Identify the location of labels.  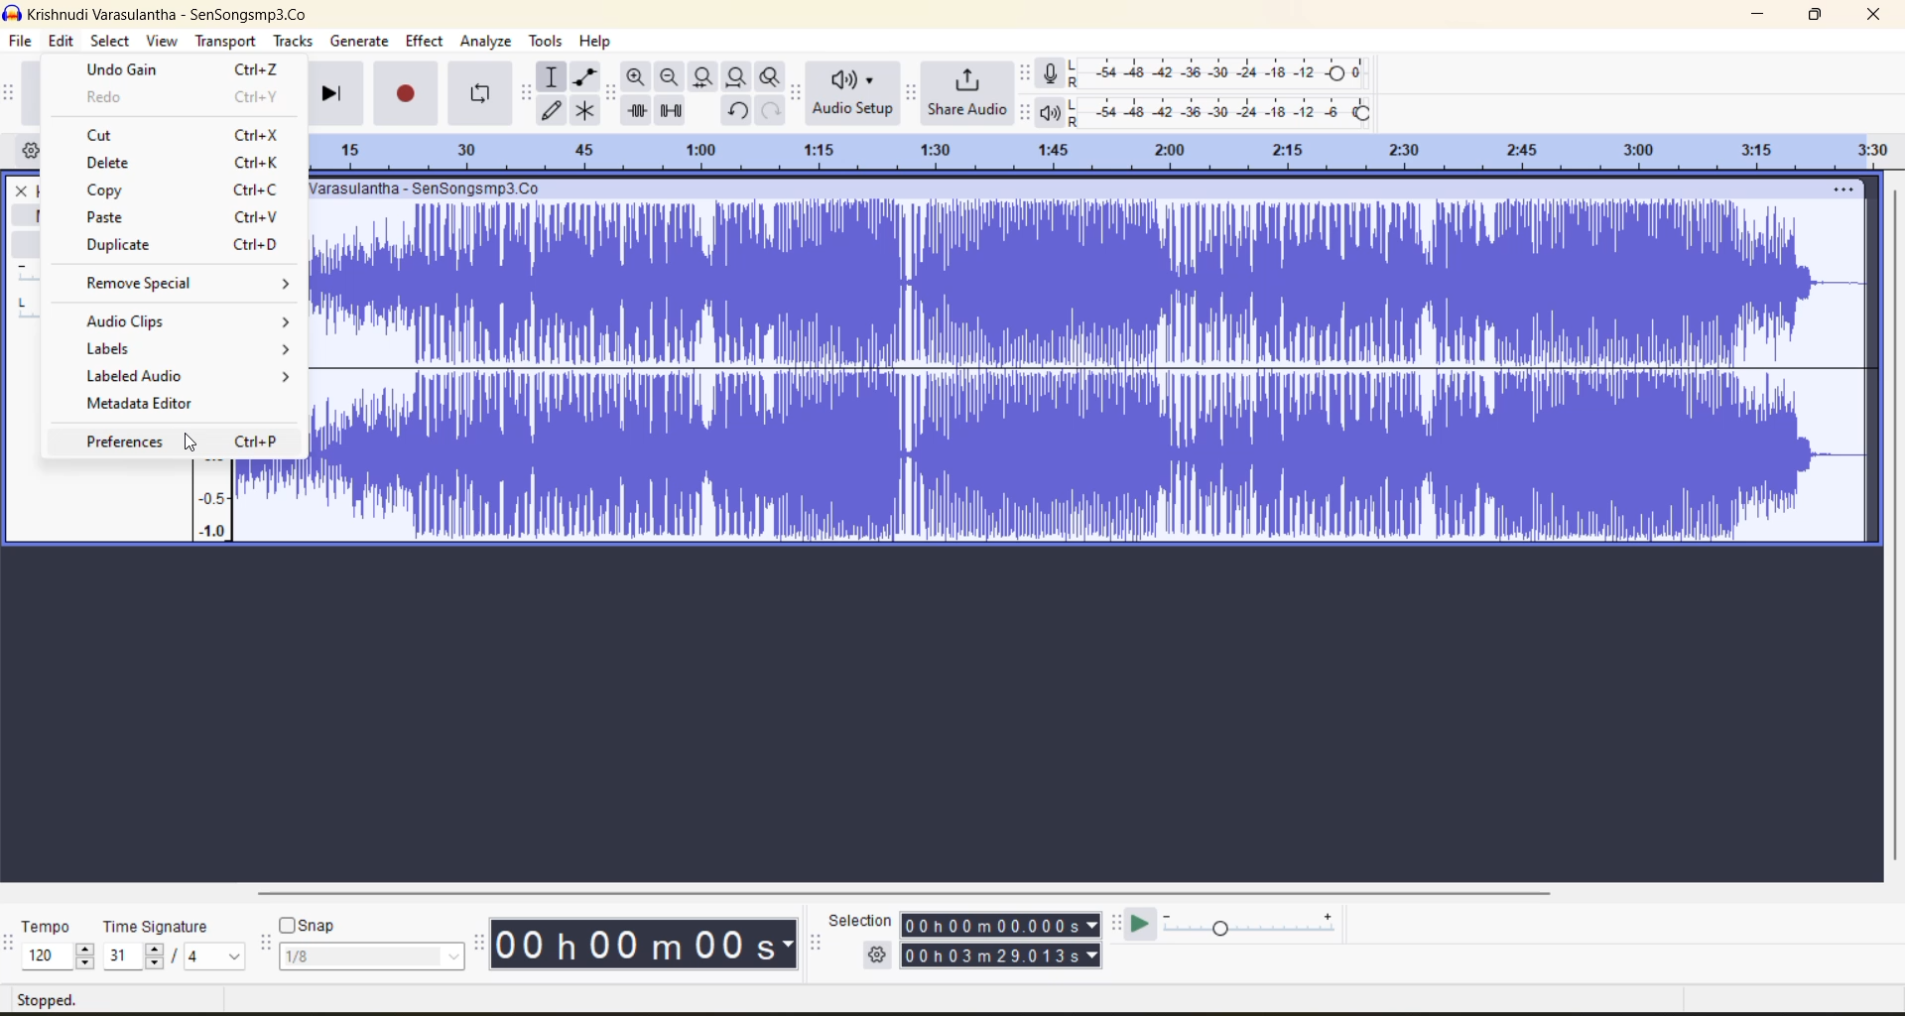
(183, 344).